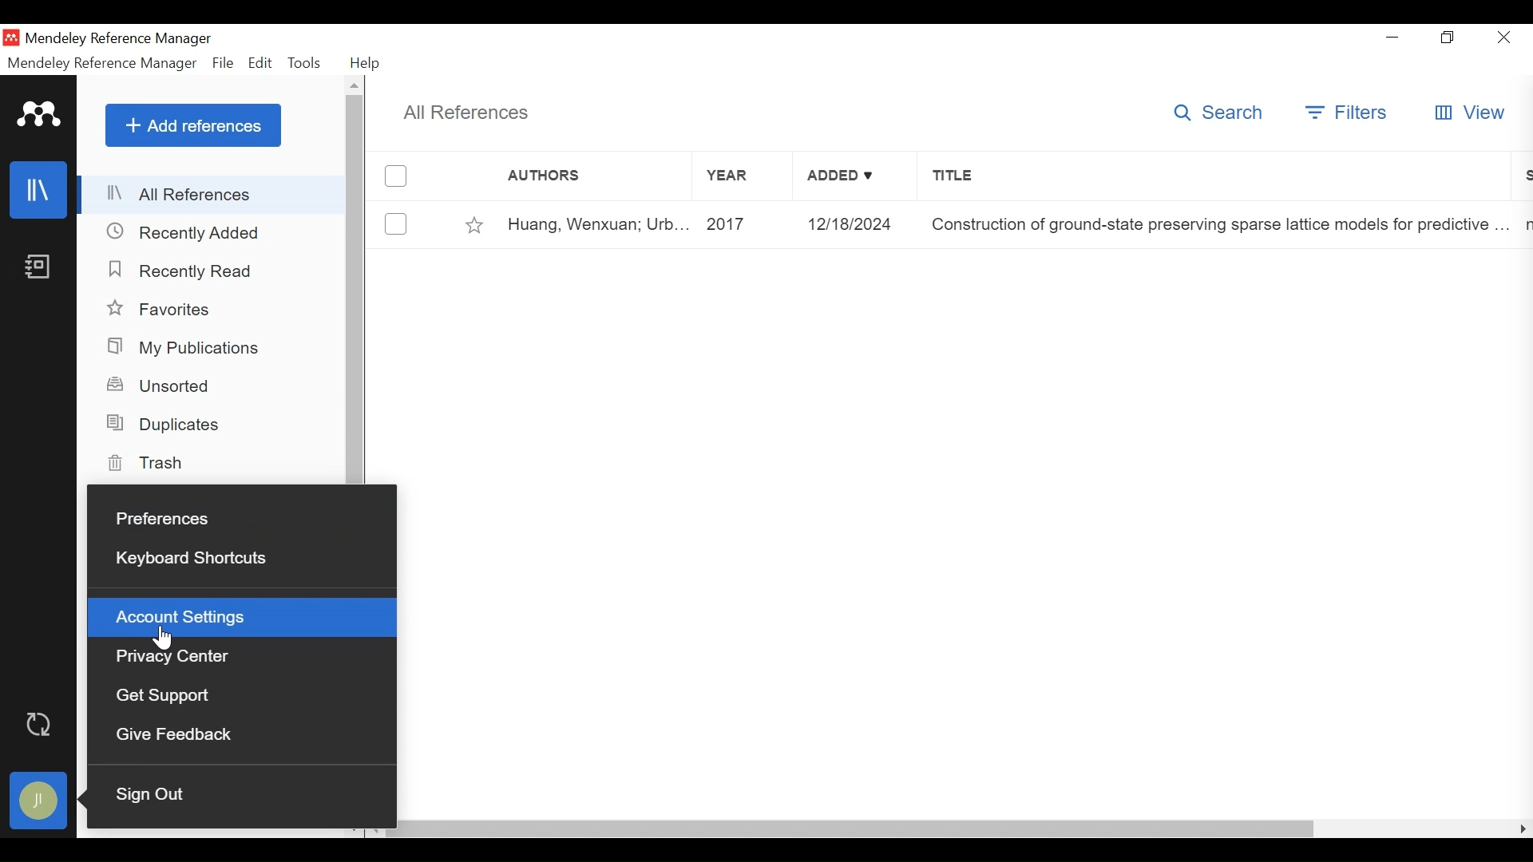 The width and height of the screenshot is (1533, 862). I want to click on Get Support, so click(242, 694).